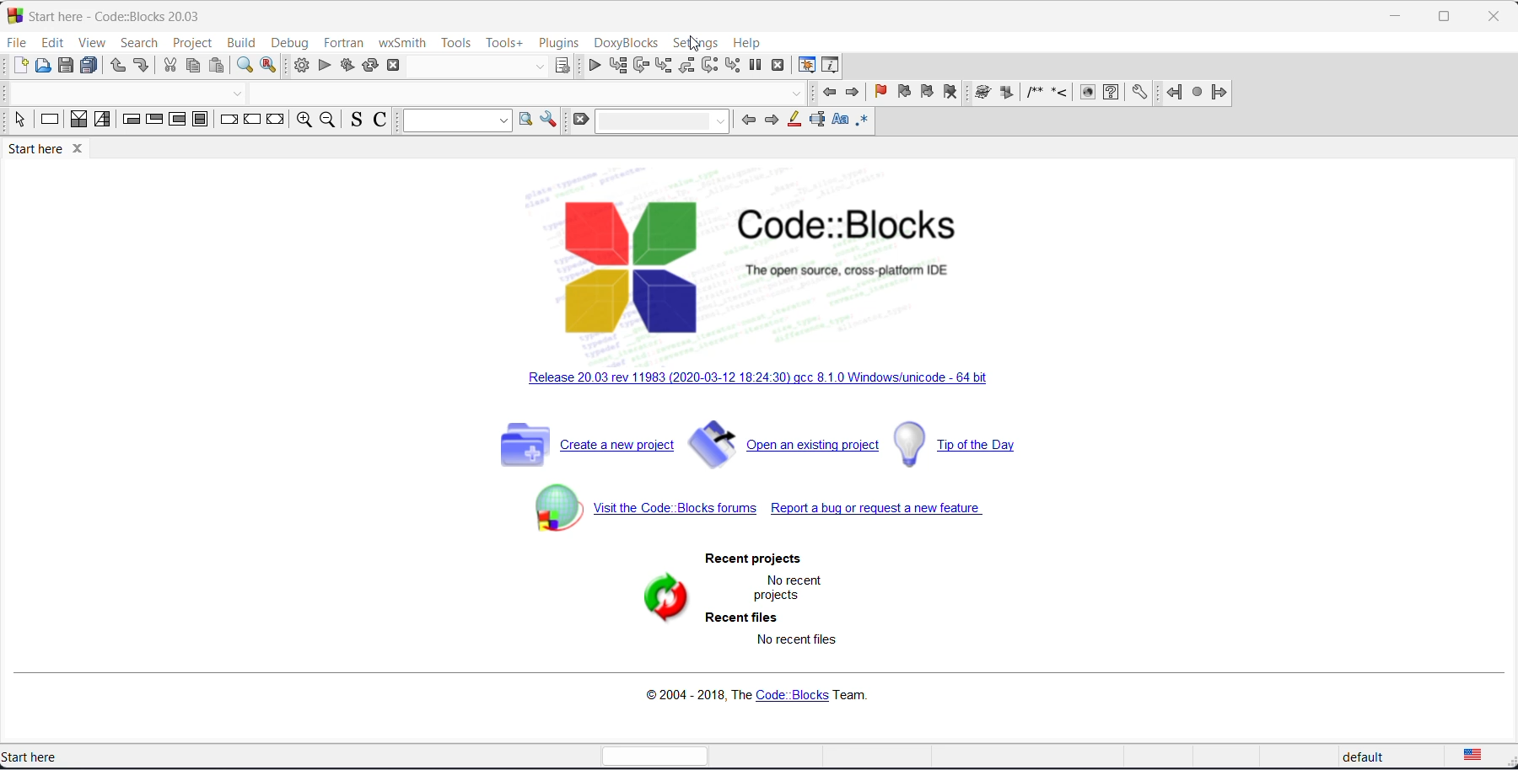  Describe the element at coordinates (78, 120) in the screenshot. I see `decision` at that location.